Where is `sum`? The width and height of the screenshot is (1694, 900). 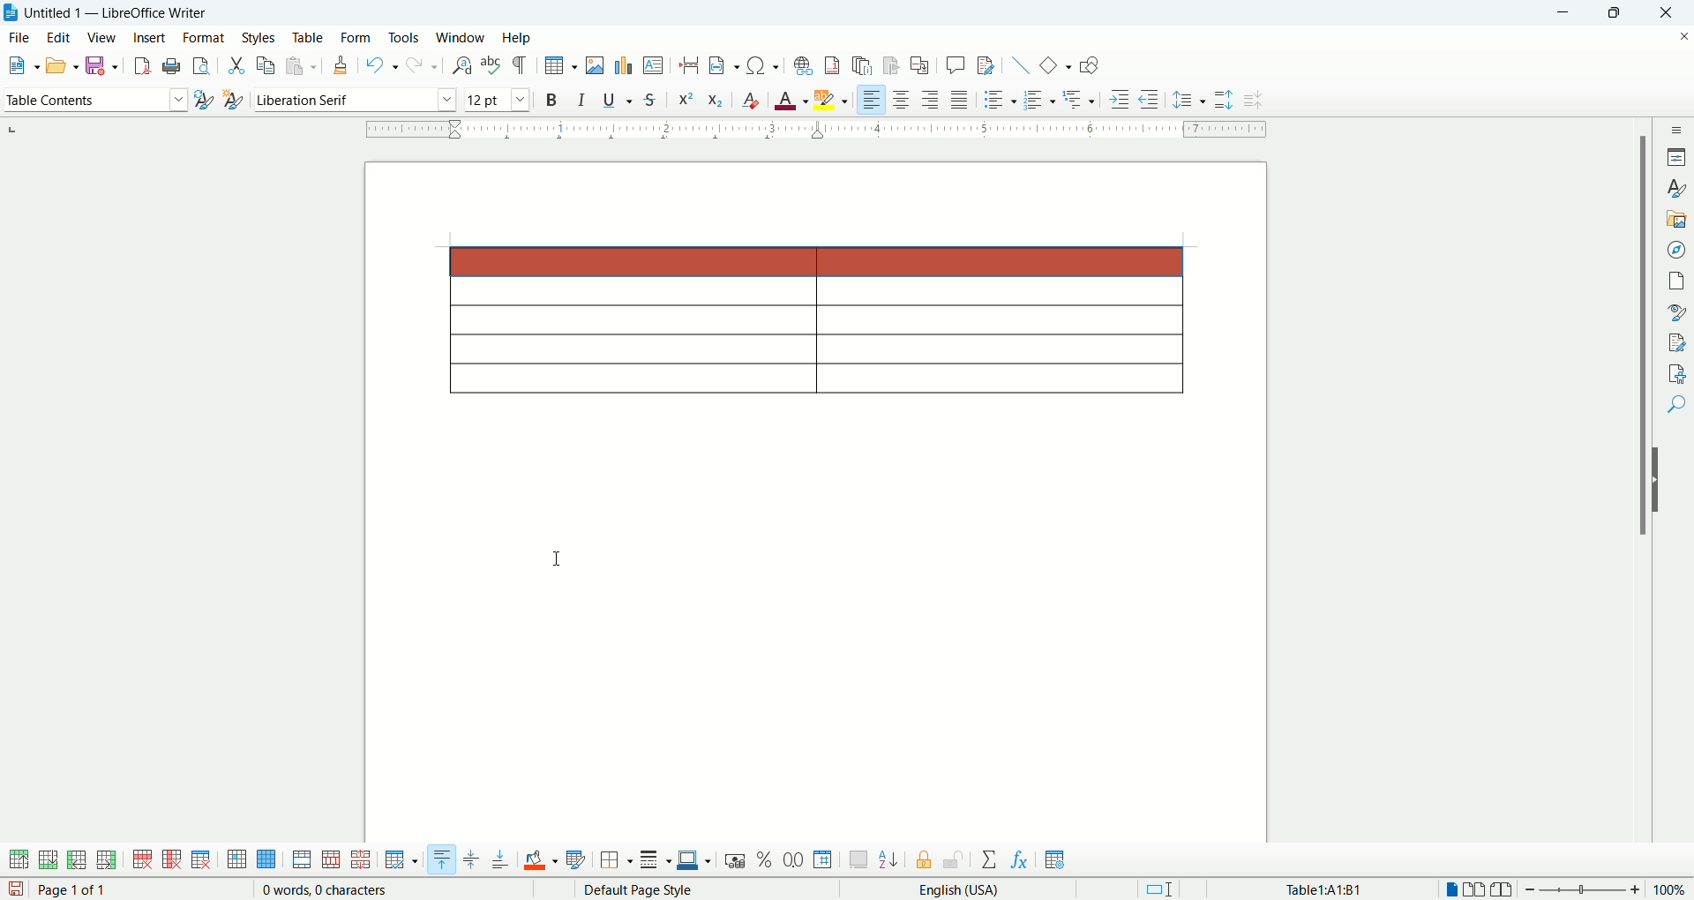 sum is located at coordinates (992, 860).